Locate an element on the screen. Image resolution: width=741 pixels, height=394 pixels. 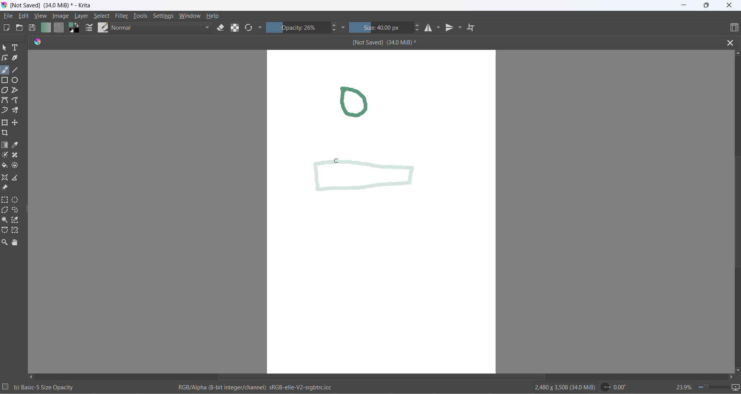
sample a color from image is located at coordinates (17, 146).